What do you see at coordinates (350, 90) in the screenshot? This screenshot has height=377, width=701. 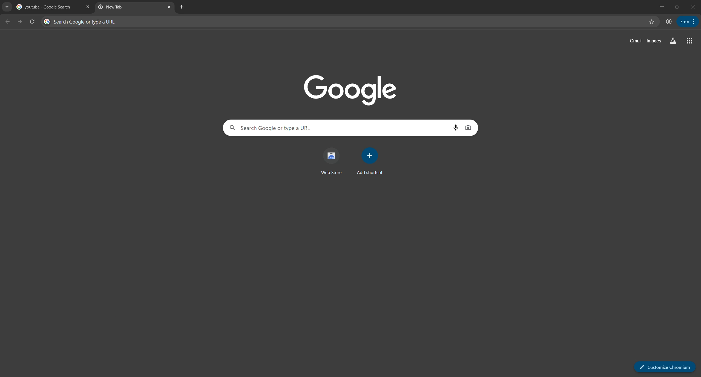 I see `google` at bounding box center [350, 90].